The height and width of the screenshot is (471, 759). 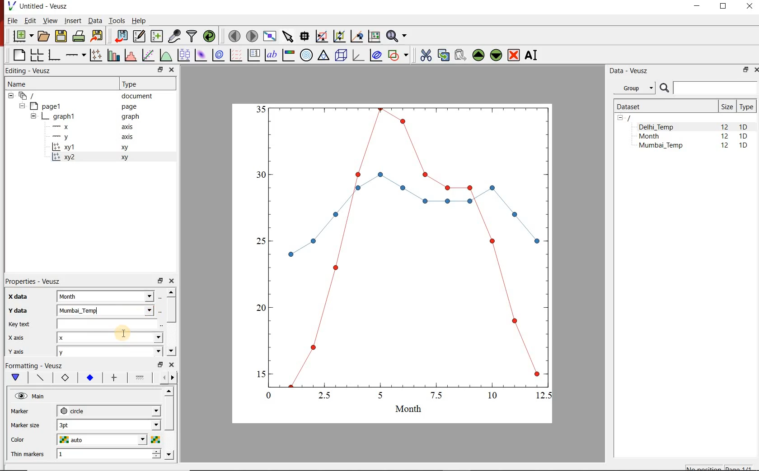 What do you see at coordinates (356, 37) in the screenshot?
I see `click to recenter graph axes` at bounding box center [356, 37].